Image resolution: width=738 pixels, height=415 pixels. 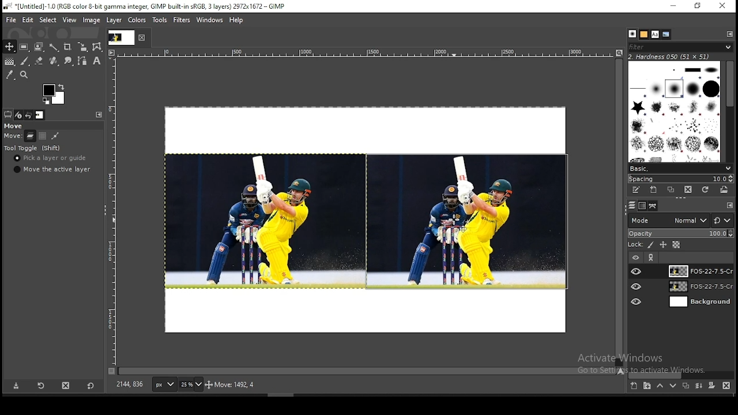 I want to click on channels, so click(x=641, y=206).